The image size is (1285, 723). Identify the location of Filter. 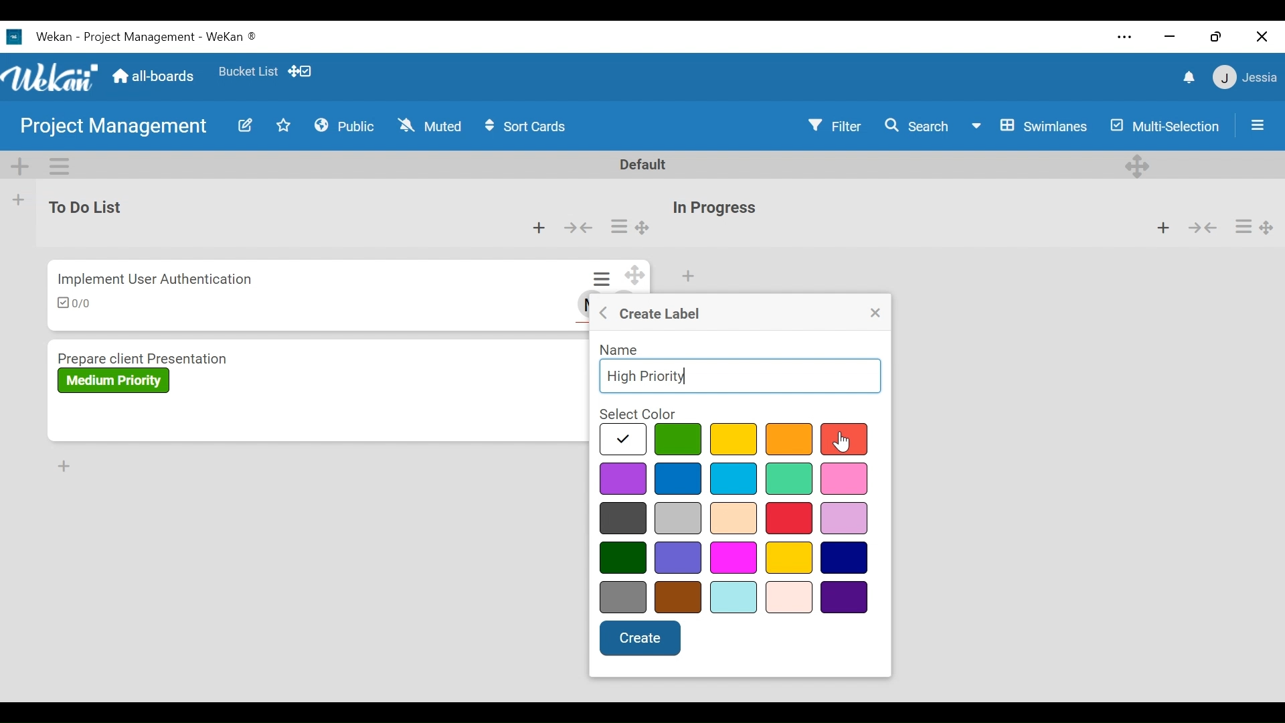
(837, 125).